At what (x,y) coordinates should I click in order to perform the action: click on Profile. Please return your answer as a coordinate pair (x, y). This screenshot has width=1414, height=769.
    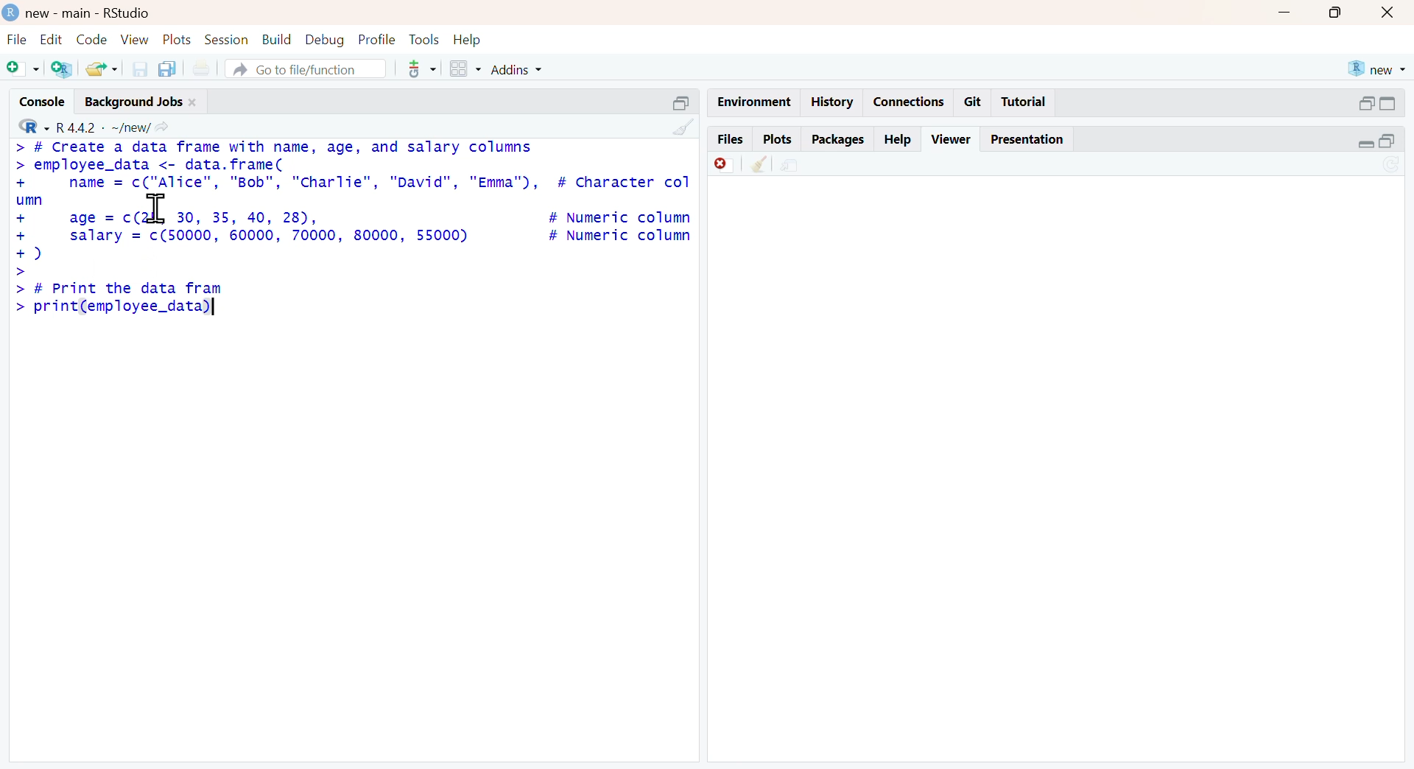
    Looking at the image, I should click on (376, 40).